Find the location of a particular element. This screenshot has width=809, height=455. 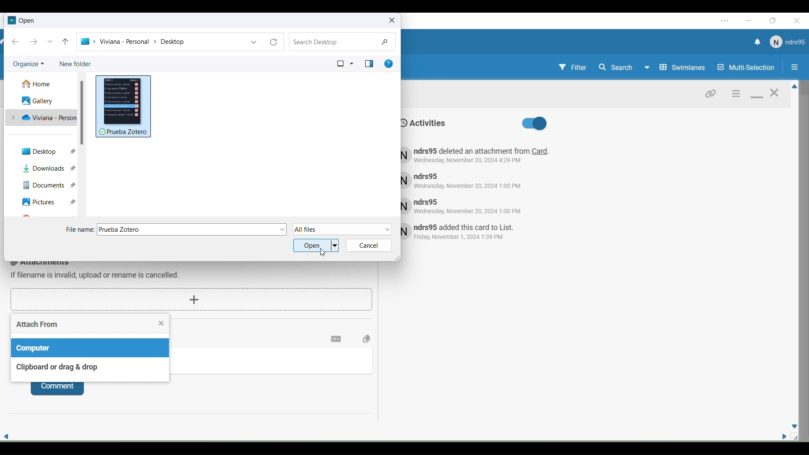

Close is located at coordinates (161, 323).